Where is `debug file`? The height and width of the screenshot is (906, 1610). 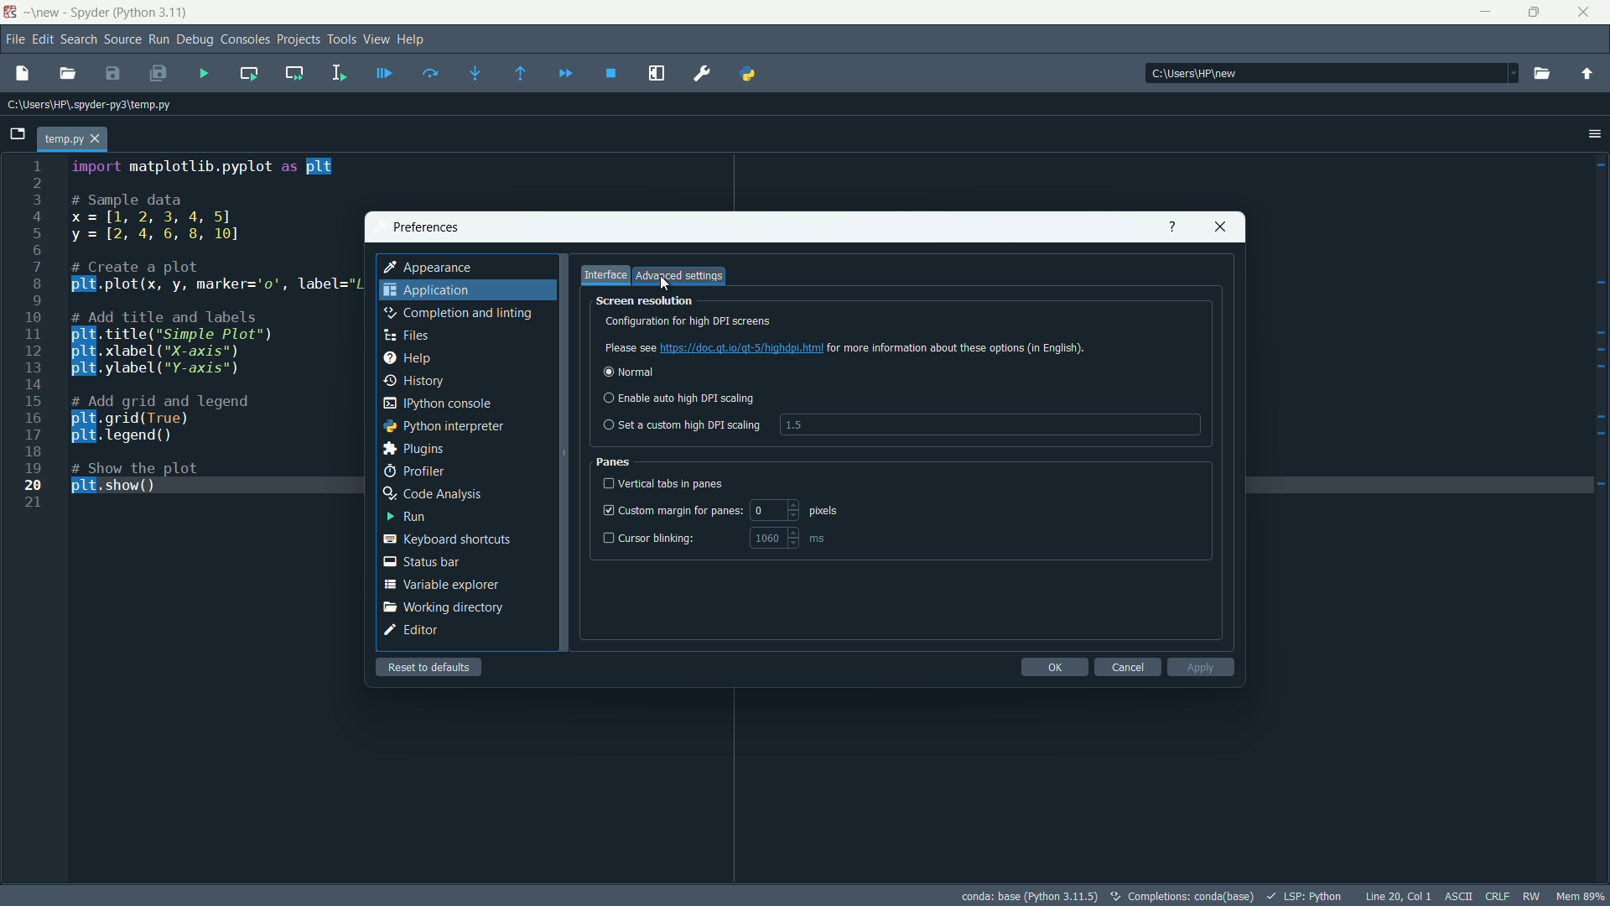
debug file is located at coordinates (386, 74).